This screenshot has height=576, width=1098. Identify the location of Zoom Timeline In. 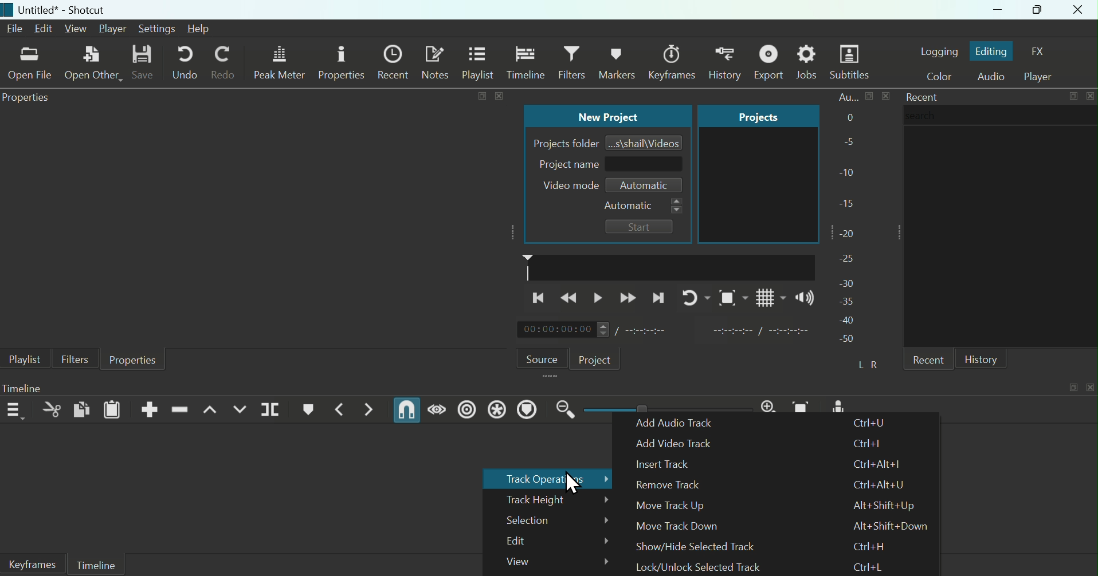
(768, 405).